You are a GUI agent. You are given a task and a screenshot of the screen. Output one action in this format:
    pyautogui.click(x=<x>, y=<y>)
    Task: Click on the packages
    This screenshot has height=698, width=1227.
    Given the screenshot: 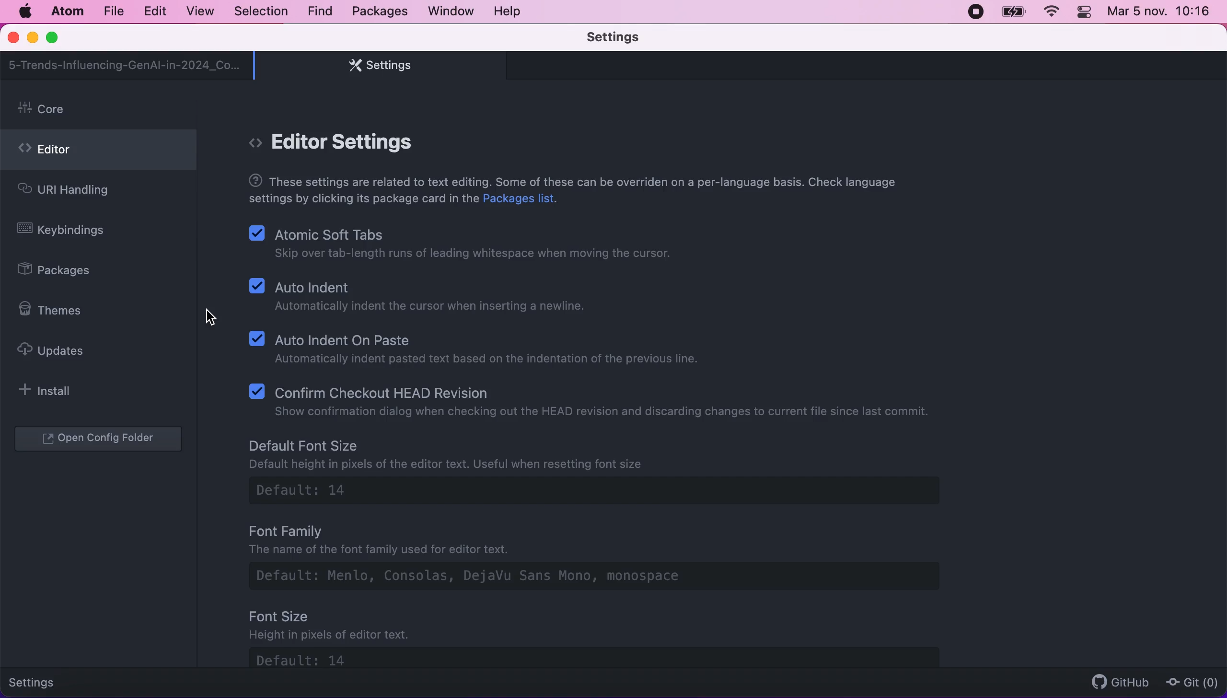 What is the action you would take?
    pyautogui.click(x=65, y=271)
    